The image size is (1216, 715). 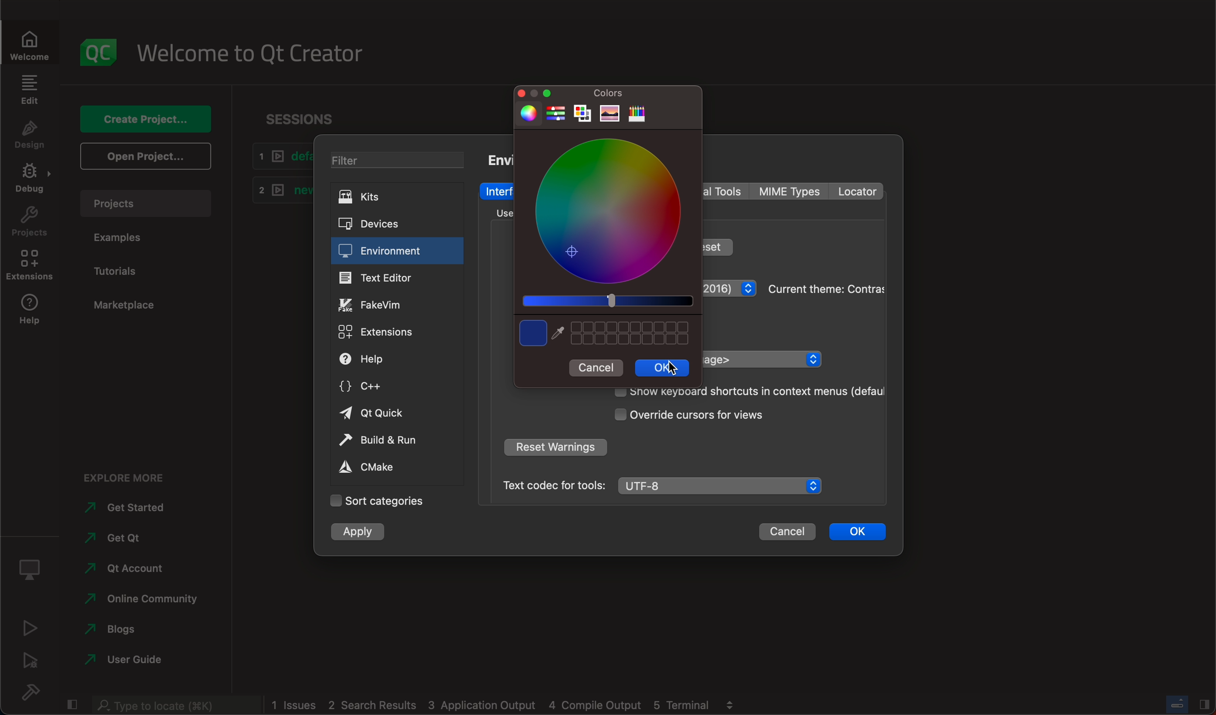 What do you see at coordinates (29, 136) in the screenshot?
I see `Design` at bounding box center [29, 136].